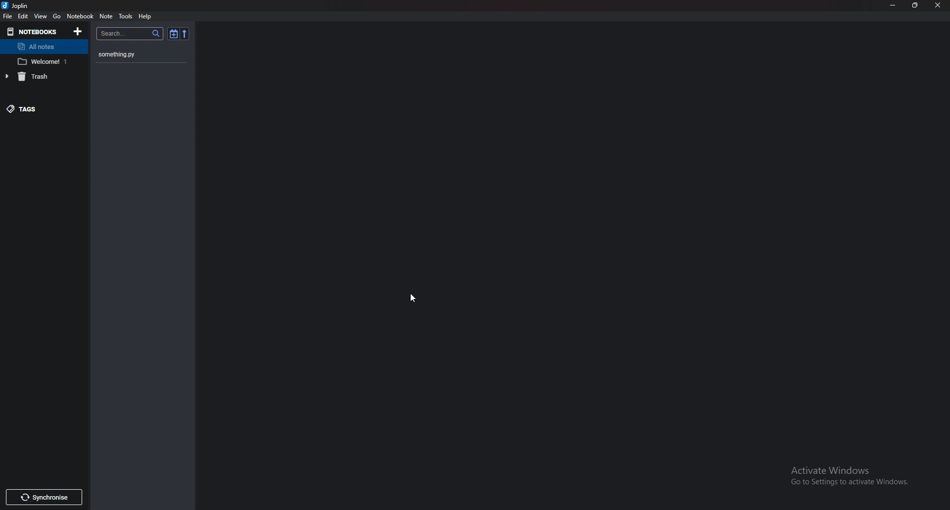 The image size is (950, 510). I want to click on Synchronize, so click(44, 498).